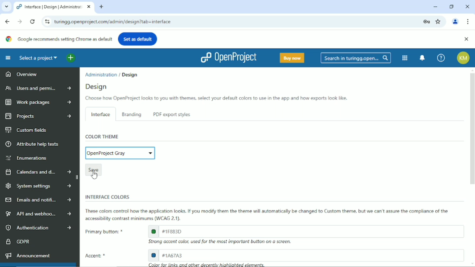 This screenshot has height=267, width=475. What do you see at coordinates (468, 22) in the screenshot?
I see `Customize and control google chrome` at bounding box center [468, 22].